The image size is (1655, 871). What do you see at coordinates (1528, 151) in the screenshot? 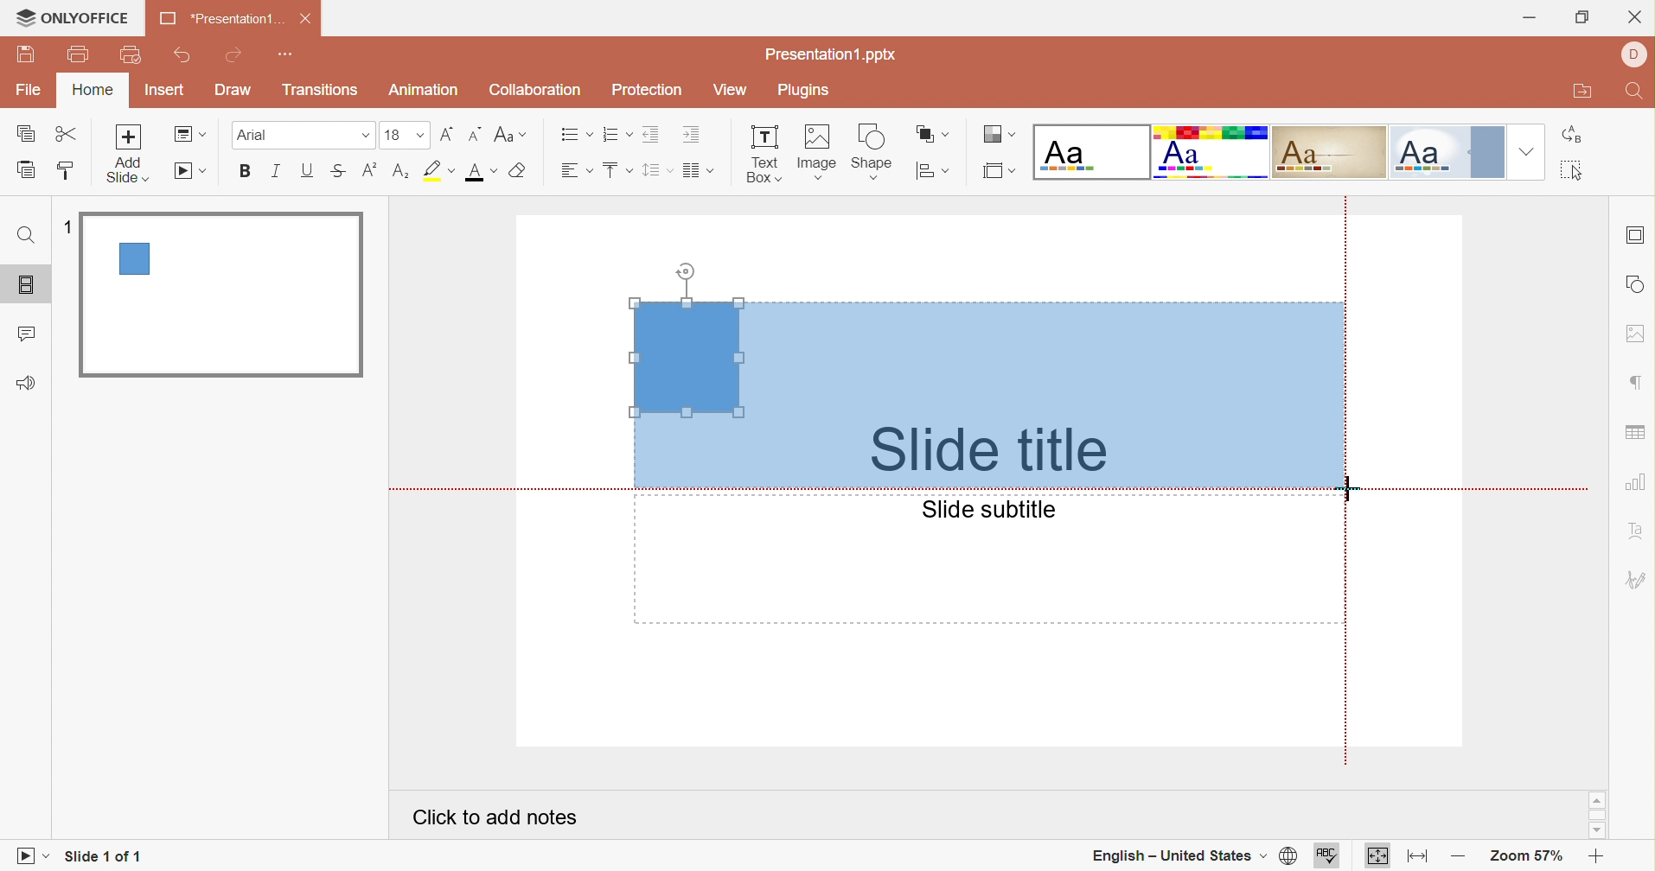
I see `Drop down` at bounding box center [1528, 151].